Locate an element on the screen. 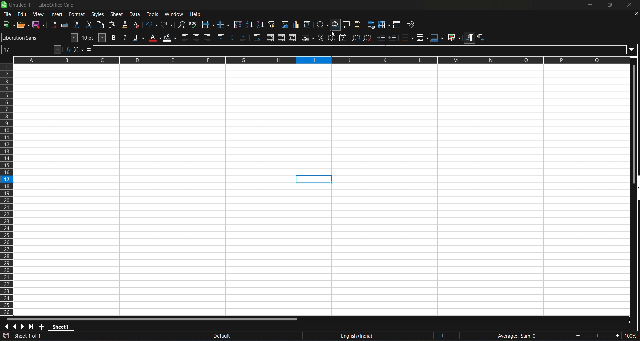 The width and height of the screenshot is (640, 341). format as currency is located at coordinates (307, 38).